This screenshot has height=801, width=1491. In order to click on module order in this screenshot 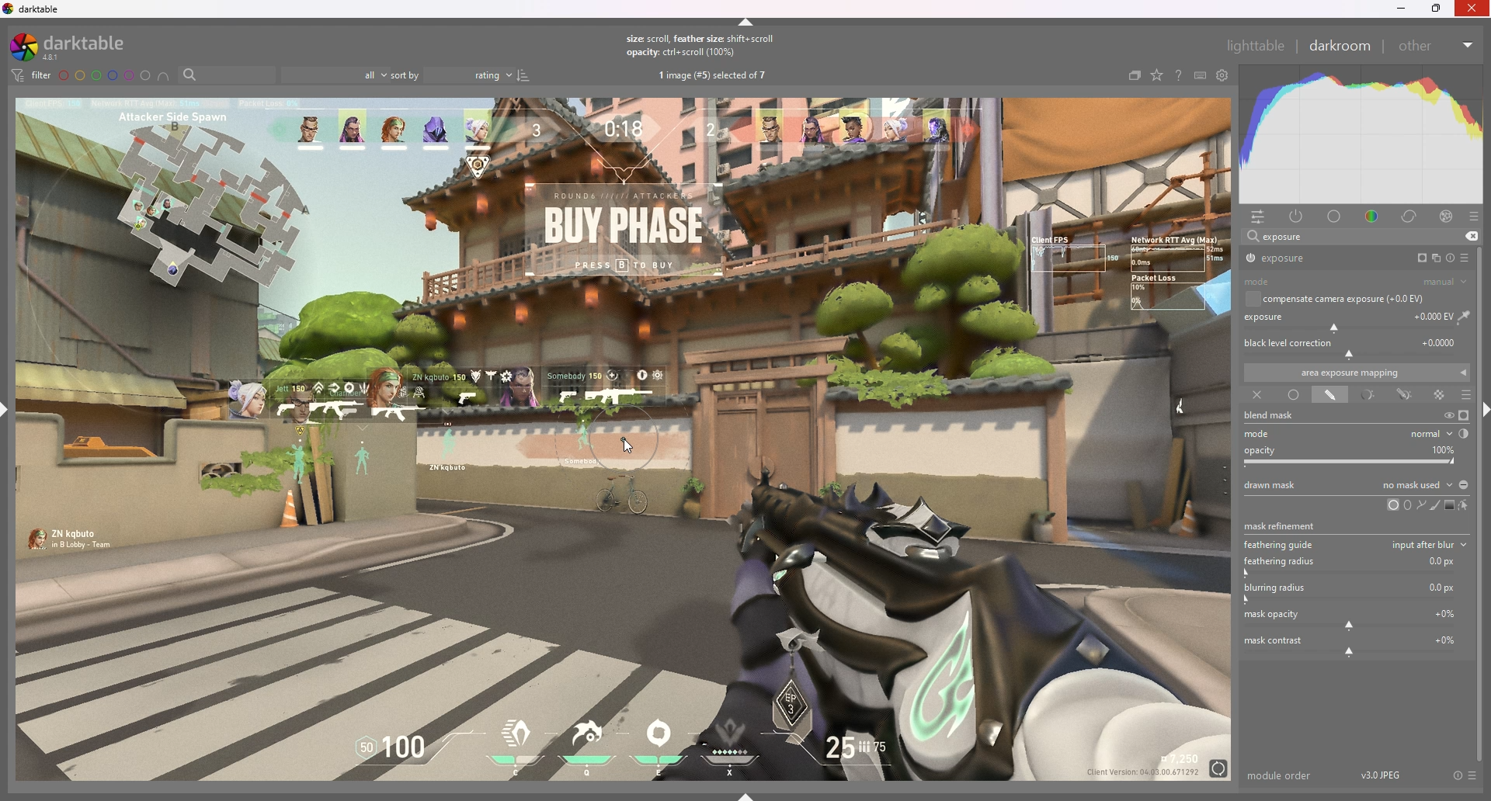, I will do `click(1281, 775)`.